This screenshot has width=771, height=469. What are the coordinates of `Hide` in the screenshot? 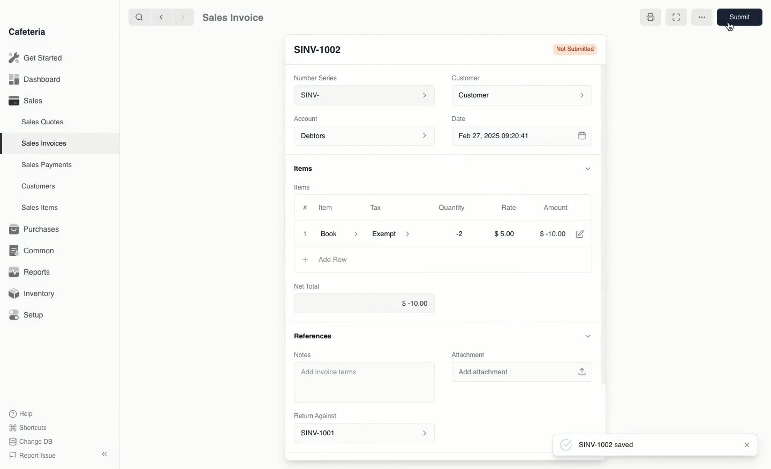 It's located at (592, 167).